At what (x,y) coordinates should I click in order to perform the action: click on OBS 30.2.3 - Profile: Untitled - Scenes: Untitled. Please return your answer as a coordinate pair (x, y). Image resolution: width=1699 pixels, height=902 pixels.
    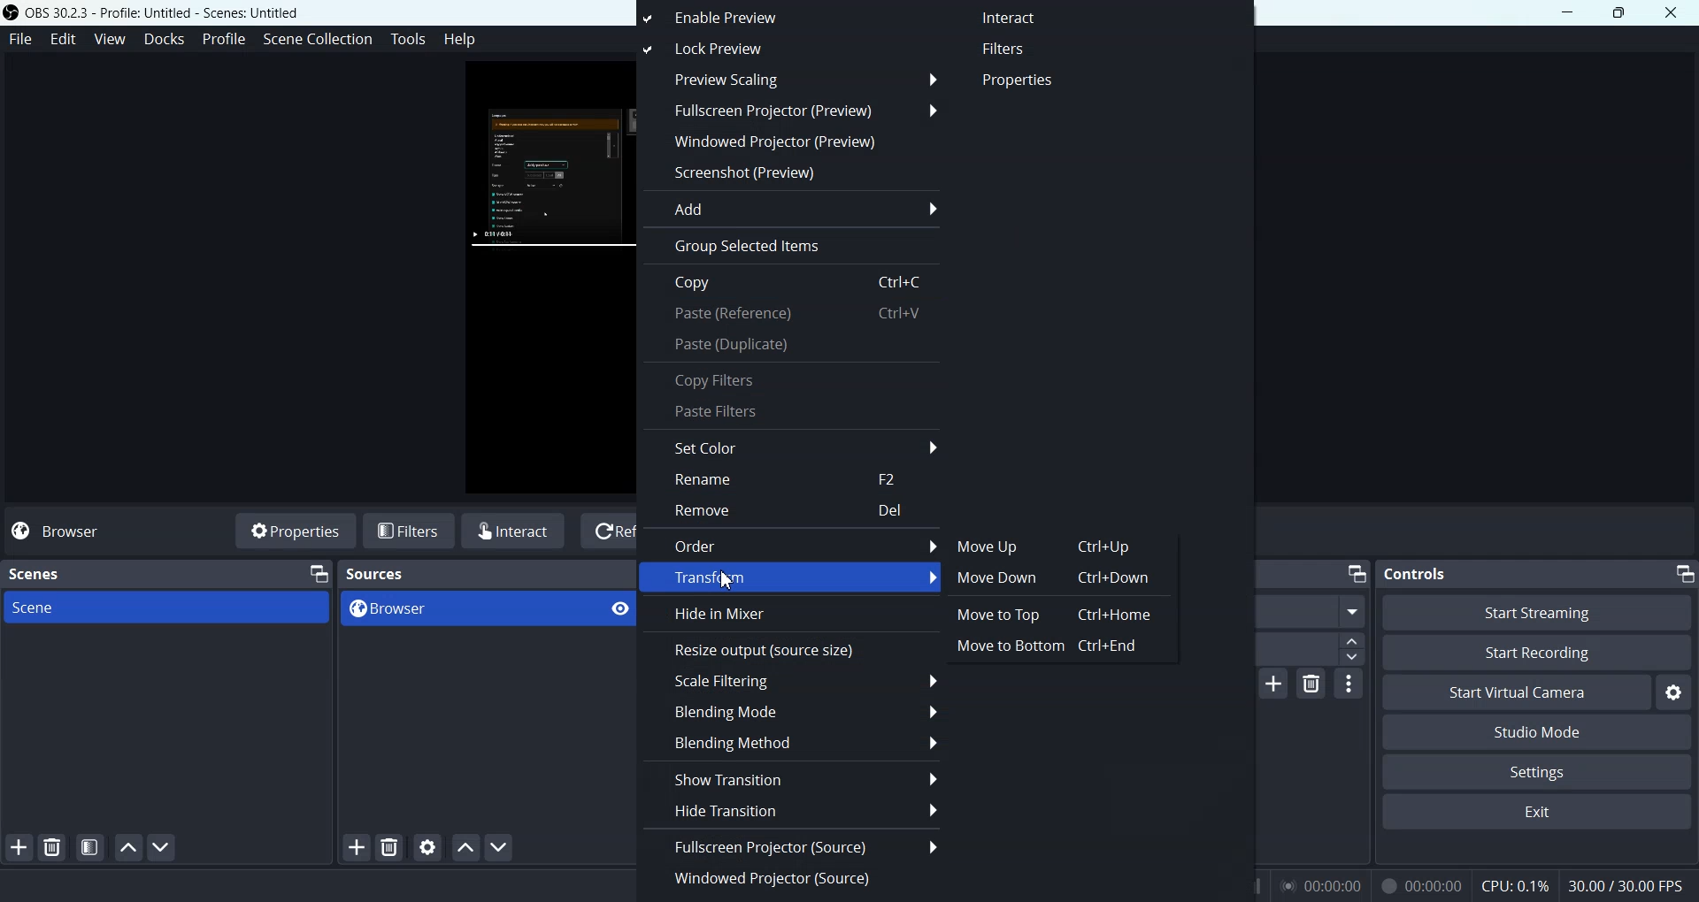
    Looking at the image, I should click on (155, 13).